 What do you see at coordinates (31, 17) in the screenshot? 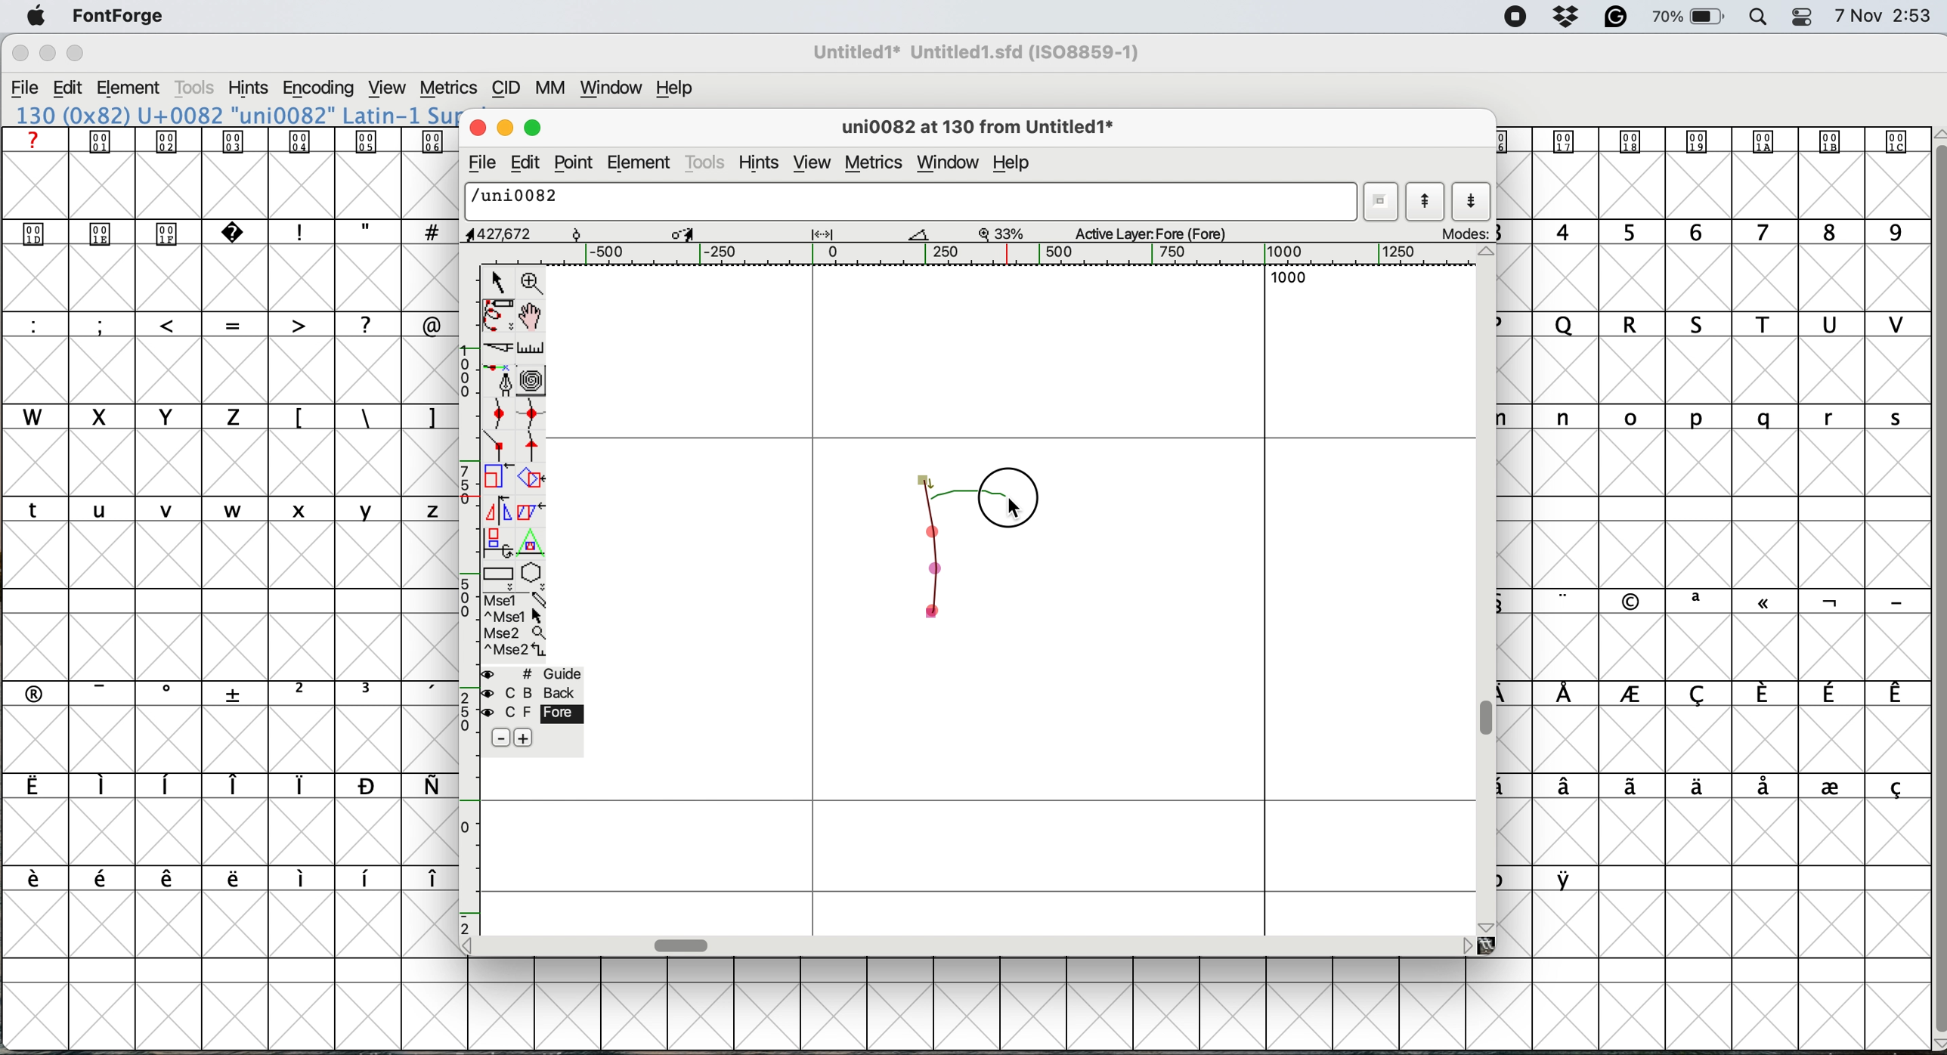
I see `system logo` at bounding box center [31, 17].